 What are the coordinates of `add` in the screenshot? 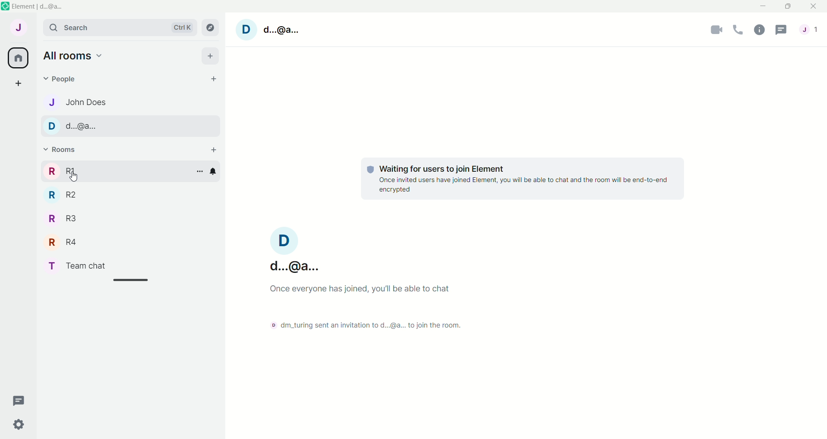 It's located at (211, 56).